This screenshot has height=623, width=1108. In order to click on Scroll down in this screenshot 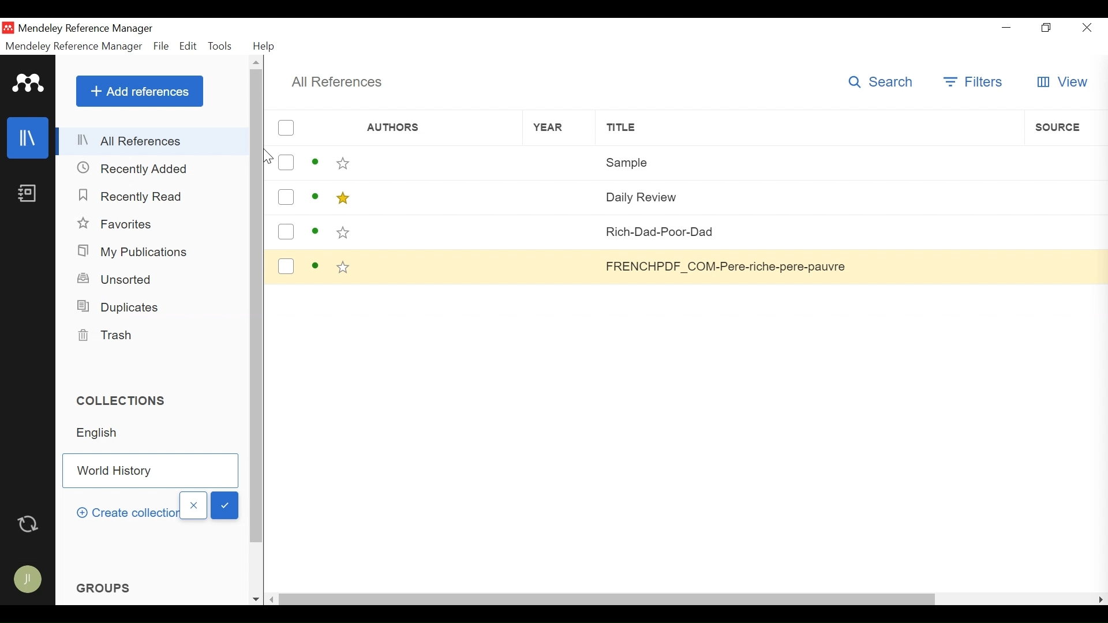, I will do `click(256, 599)`.